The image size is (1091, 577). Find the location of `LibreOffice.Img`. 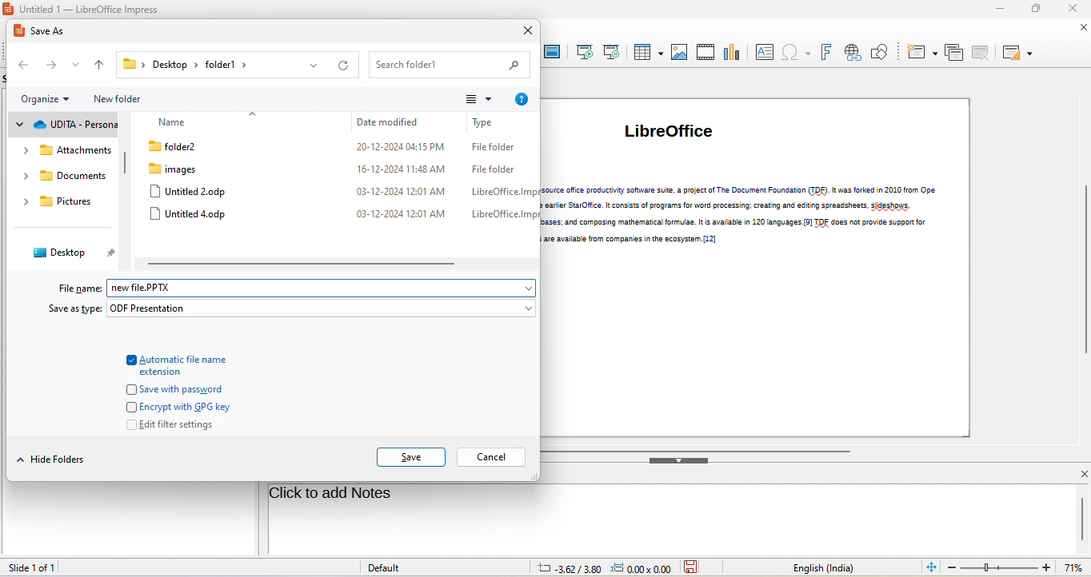

LibreOffice.Img is located at coordinates (498, 192).